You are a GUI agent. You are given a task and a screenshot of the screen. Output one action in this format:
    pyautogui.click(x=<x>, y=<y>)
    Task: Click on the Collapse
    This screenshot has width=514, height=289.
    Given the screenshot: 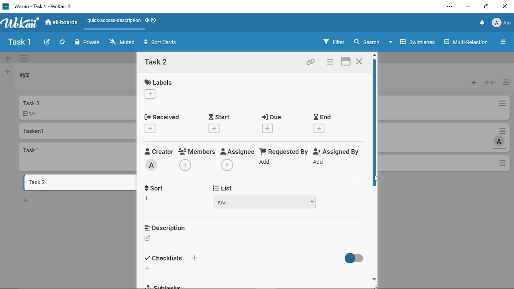 What is the action you would take?
    pyautogui.click(x=490, y=83)
    